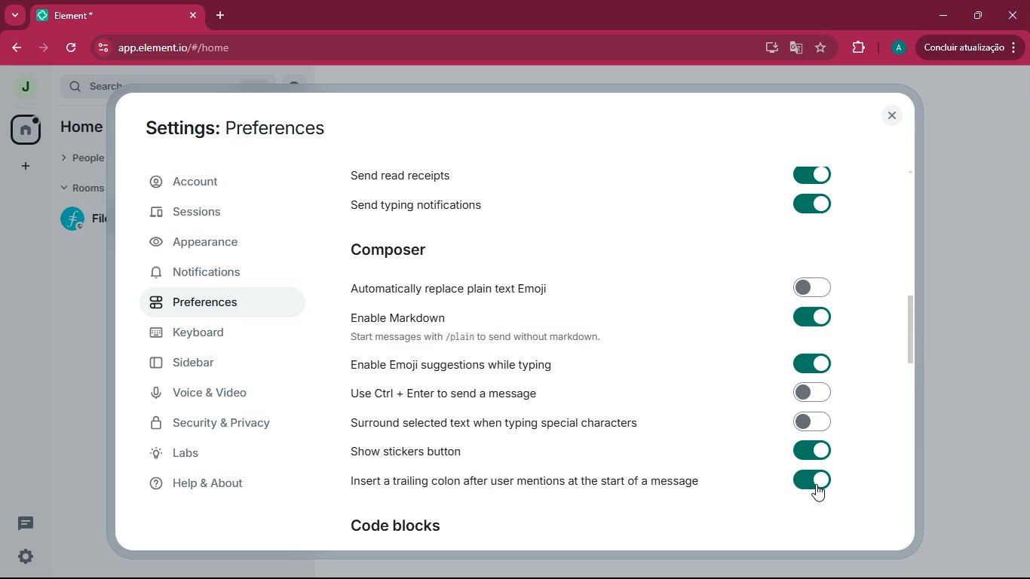 This screenshot has height=579, width=1030. What do you see at coordinates (77, 47) in the screenshot?
I see `refresh` at bounding box center [77, 47].